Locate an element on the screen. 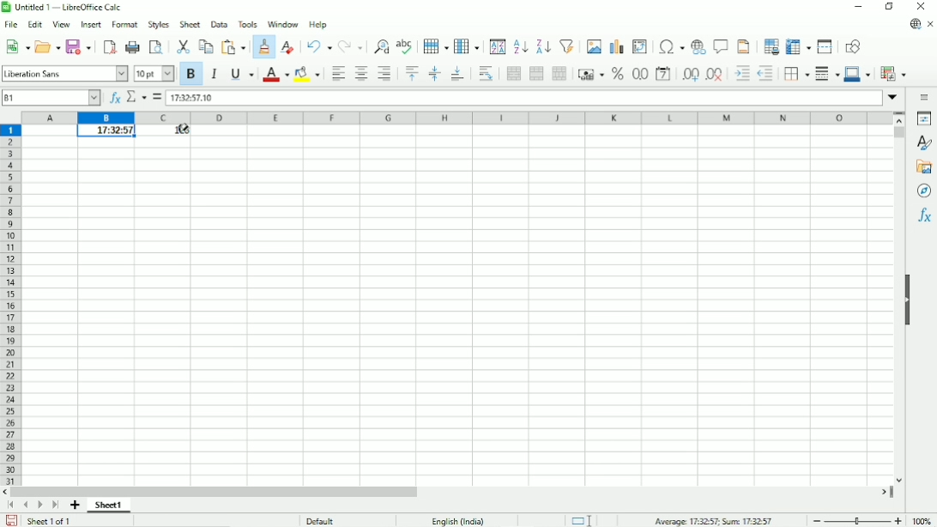 Image resolution: width=937 pixels, height=527 pixels. New is located at coordinates (18, 48).